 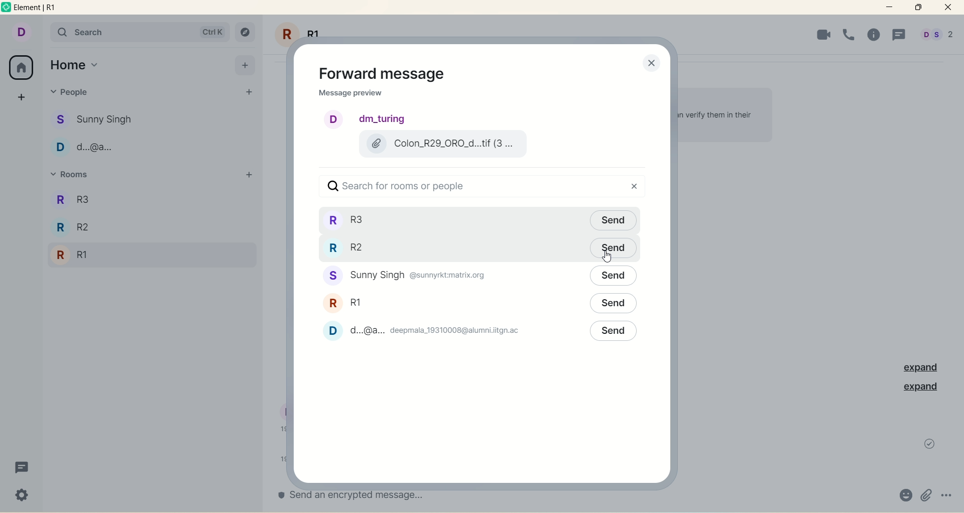 What do you see at coordinates (7, 9) in the screenshot?
I see `logo` at bounding box center [7, 9].